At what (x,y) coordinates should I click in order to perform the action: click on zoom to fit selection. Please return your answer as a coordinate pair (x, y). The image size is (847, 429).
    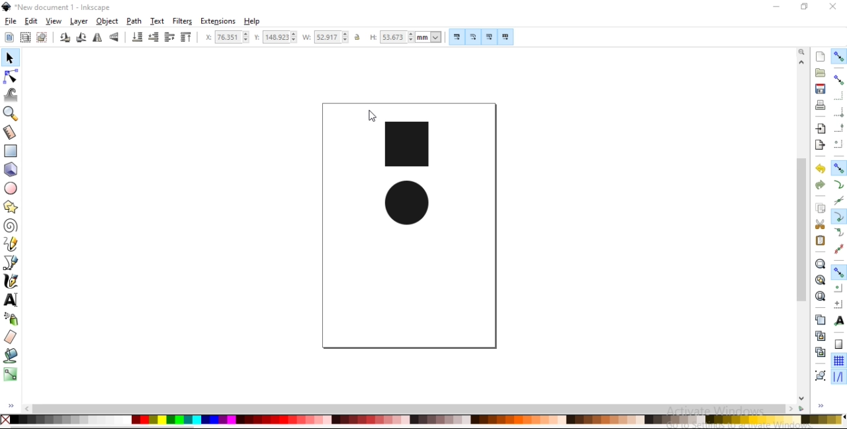
    Looking at the image, I should click on (820, 264).